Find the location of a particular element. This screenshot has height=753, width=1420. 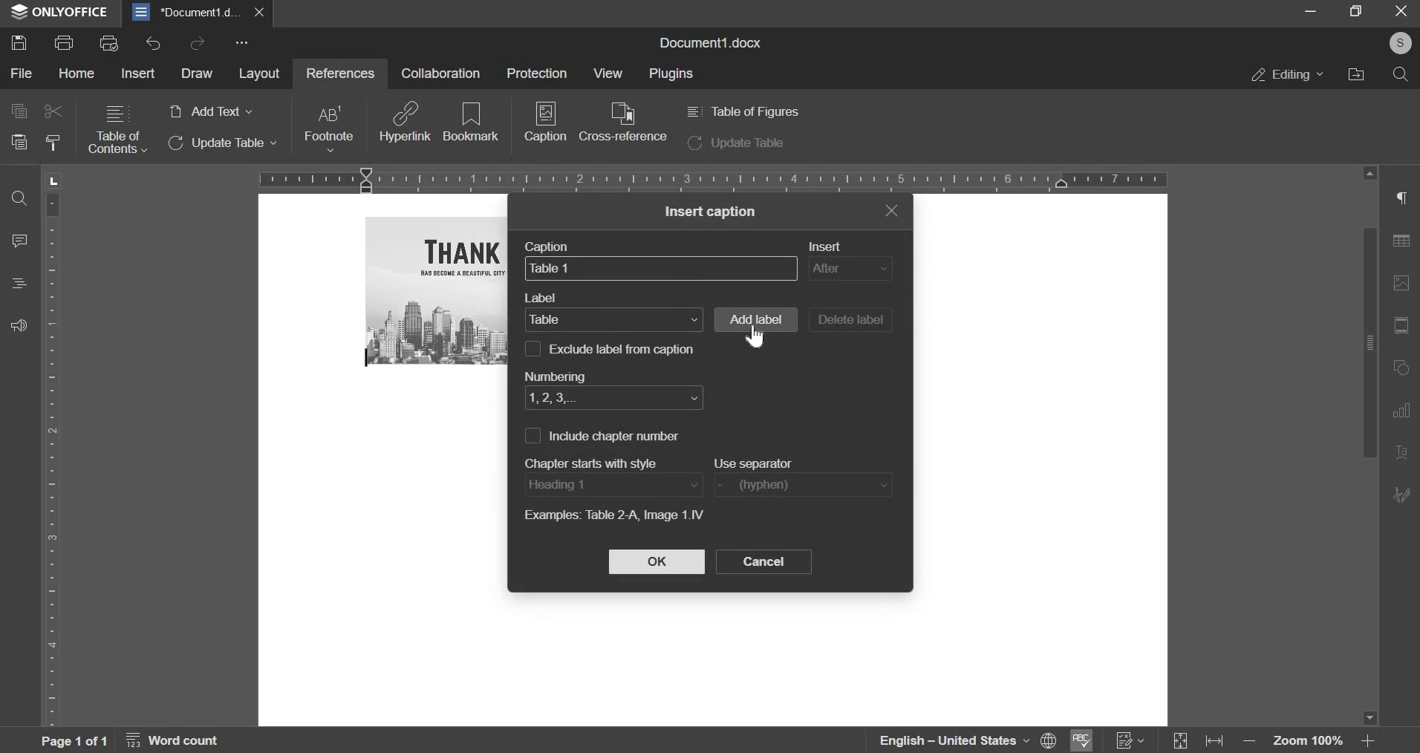

label is located at coordinates (544, 299).